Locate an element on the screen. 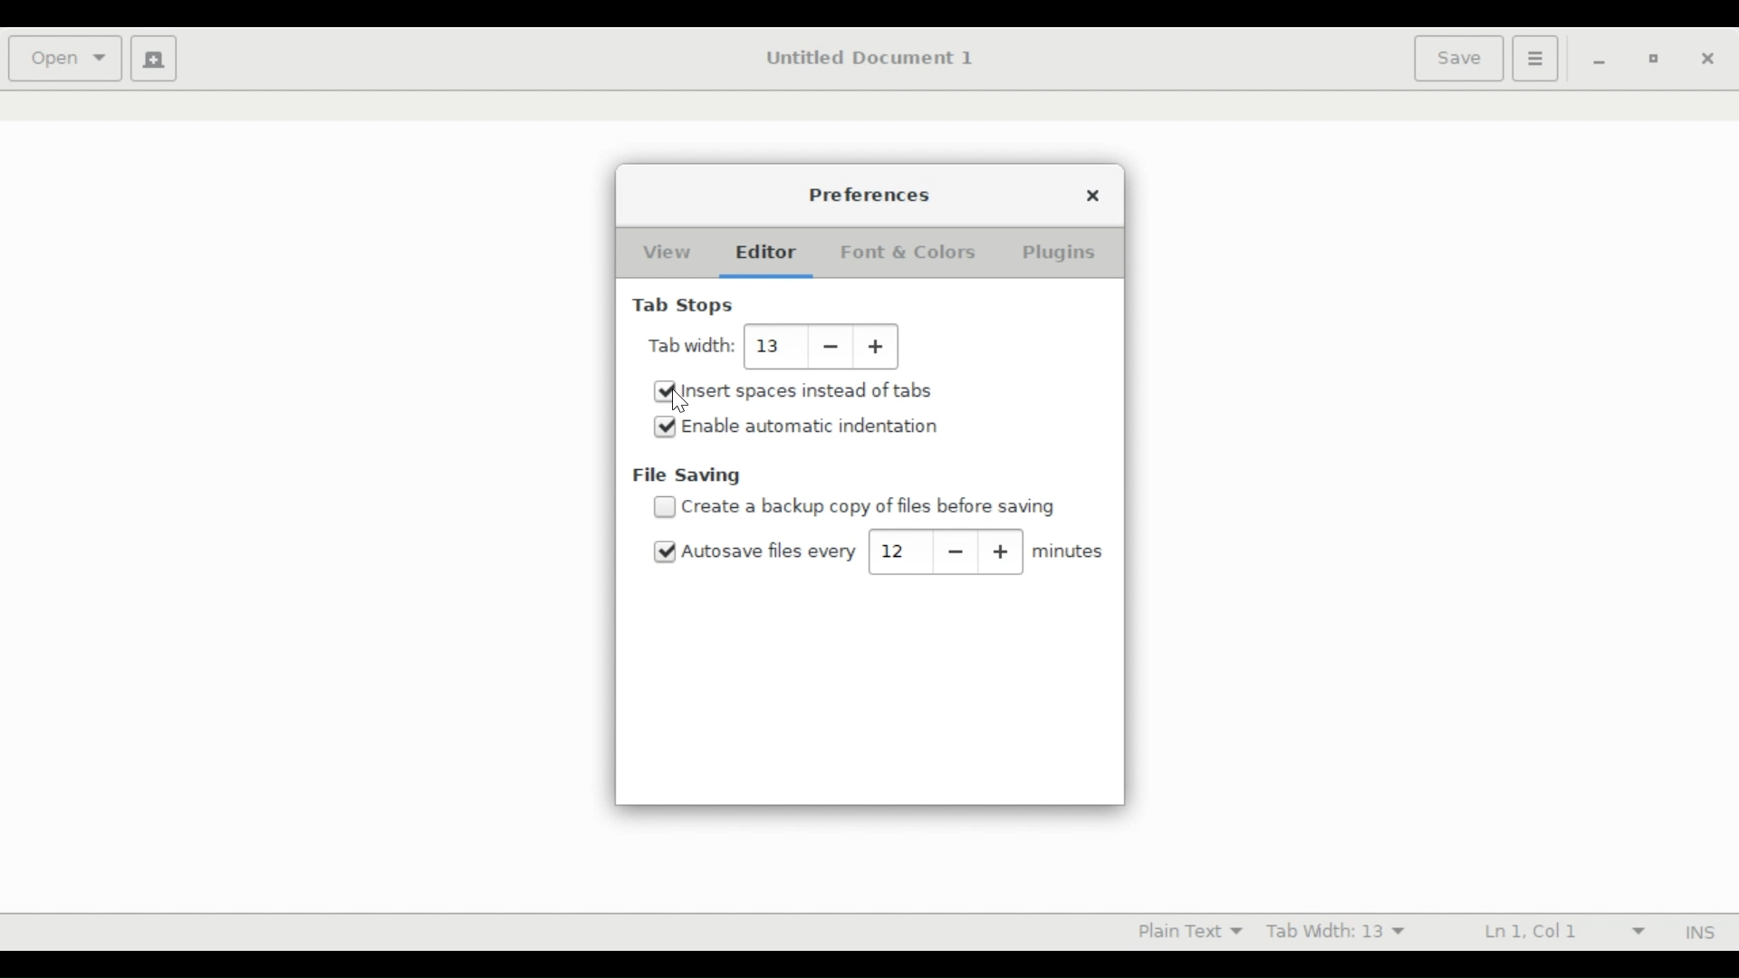 This screenshot has height=978, width=1739. close is located at coordinates (1705, 57).